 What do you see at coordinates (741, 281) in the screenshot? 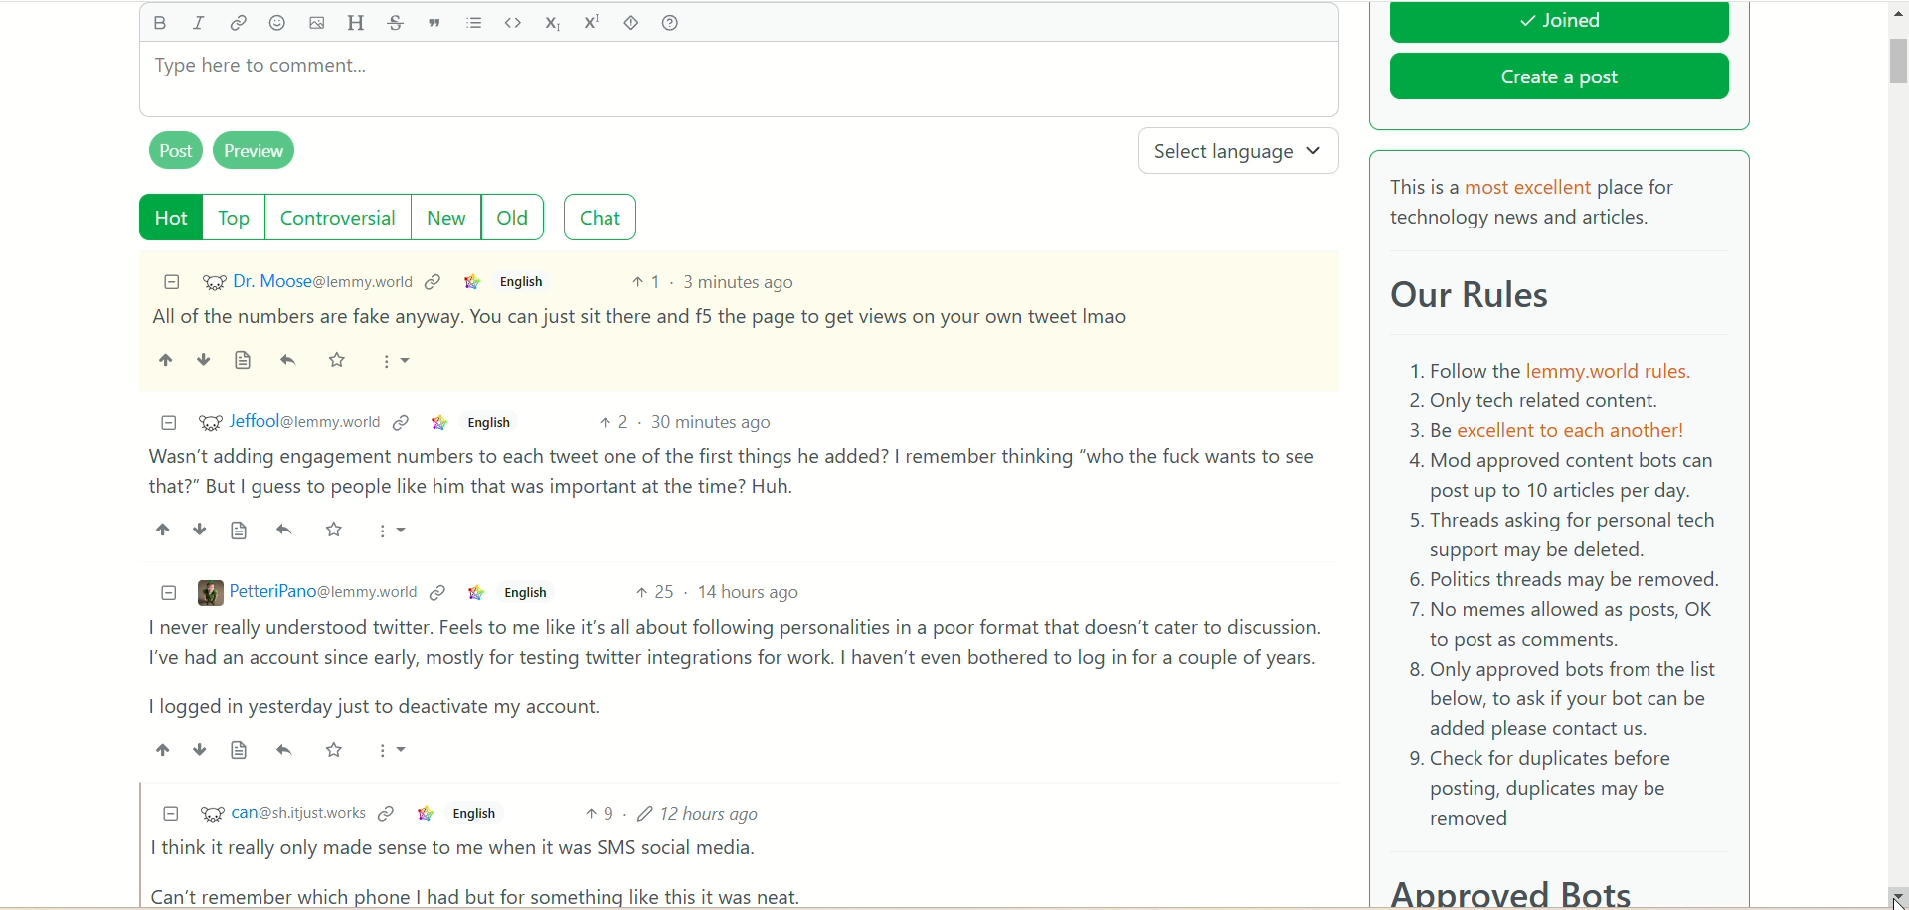
I see `3 minutes ago` at bounding box center [741, 281].